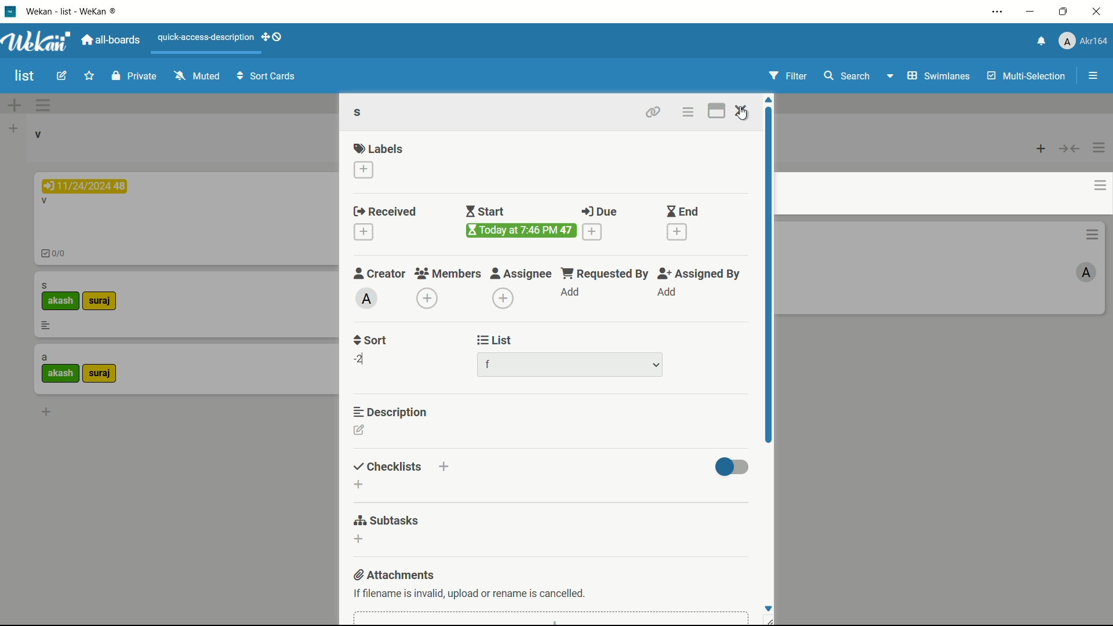 This screenshot has height=626, width=1113. Describe the element at coordinates (468, 593) in the screenshot. I see `text` at that location.